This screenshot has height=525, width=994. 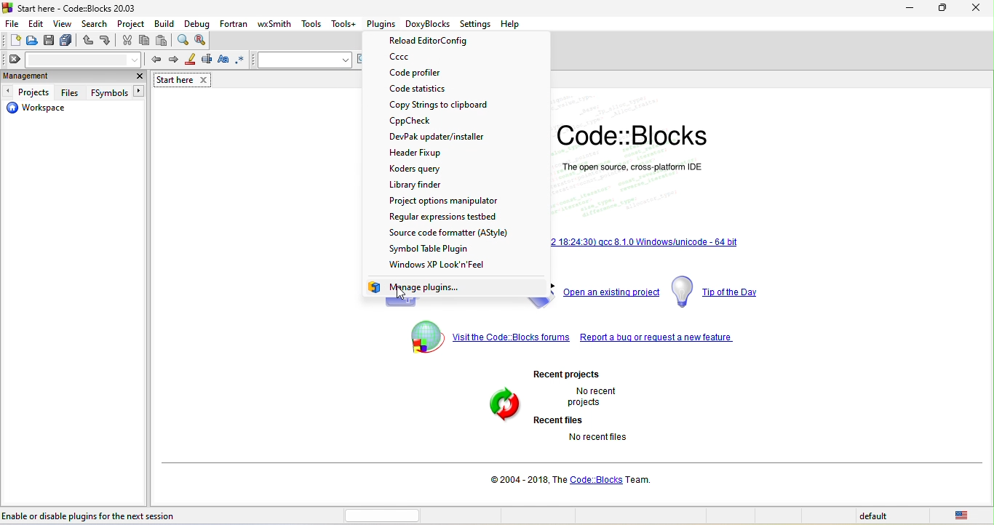 I want to click on visit the code-blocks forums report a bug or request a new feature, so click(x=579, y=340).